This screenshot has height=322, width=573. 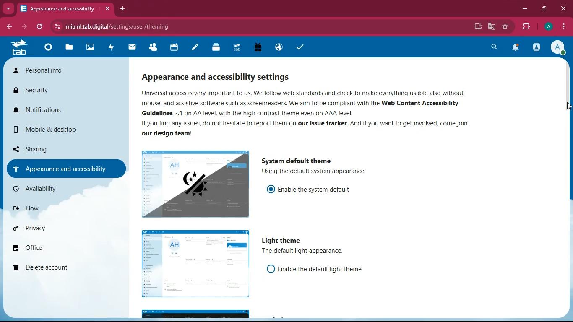 I want to click on appearance, so click(x=63, y=169).